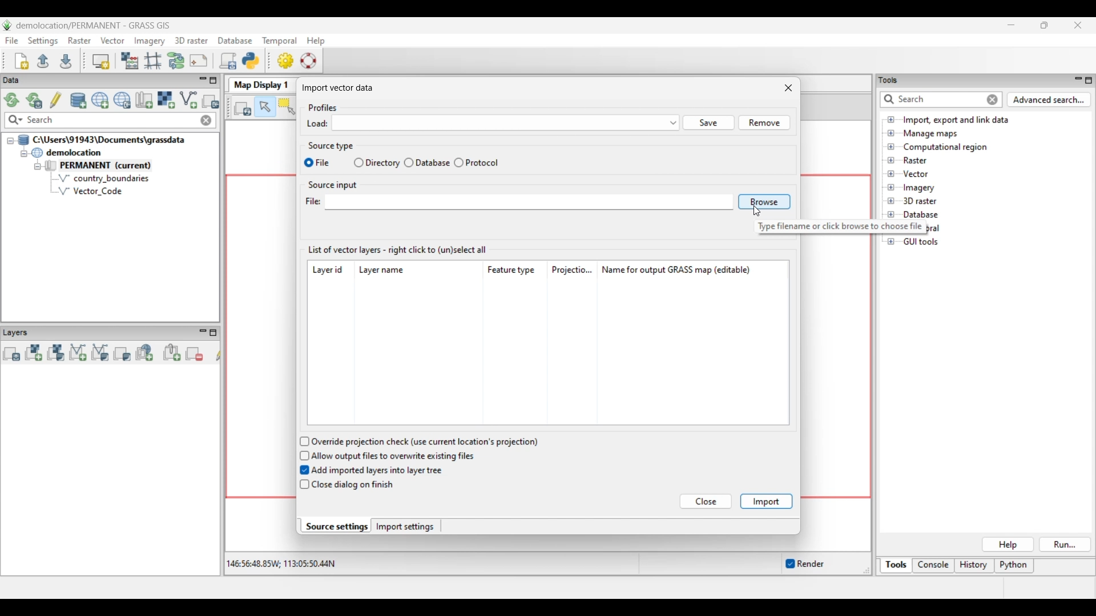 The width and height of the screenshot is (1096, 616). I want to click on Close, so click(707, 502).